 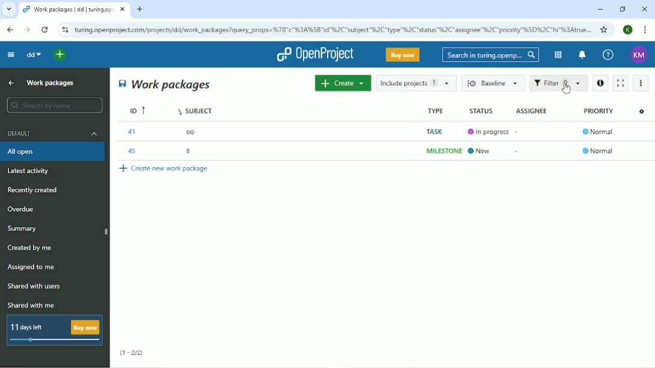 I want to click on Bookmark this tab, so click(x=604, y=29).